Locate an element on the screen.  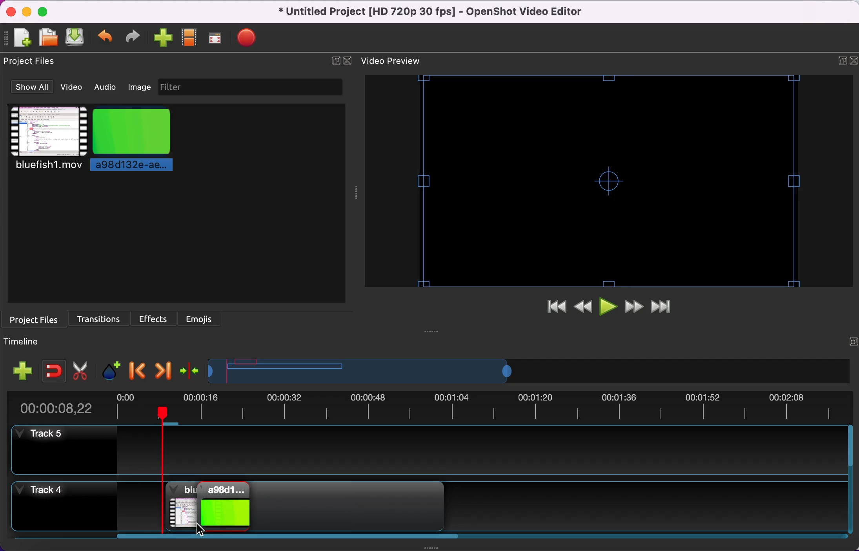
video preview is located at coordinates (613, 178).